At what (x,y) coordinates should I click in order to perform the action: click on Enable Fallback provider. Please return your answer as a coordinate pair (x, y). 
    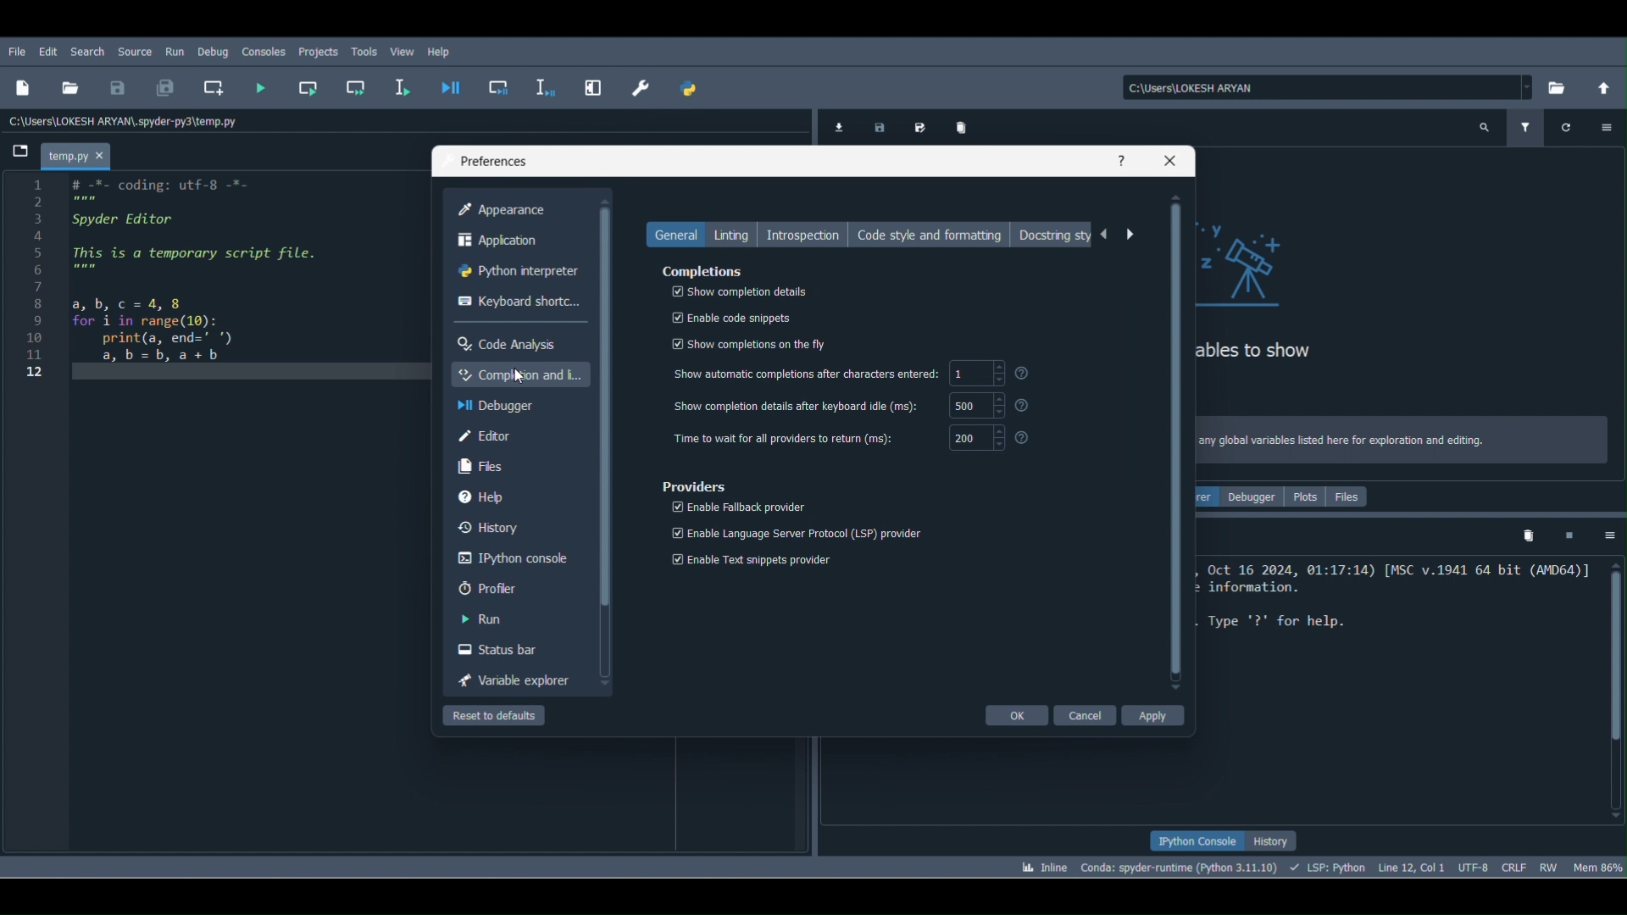
    Looking at the image, I should click on (736, 507).